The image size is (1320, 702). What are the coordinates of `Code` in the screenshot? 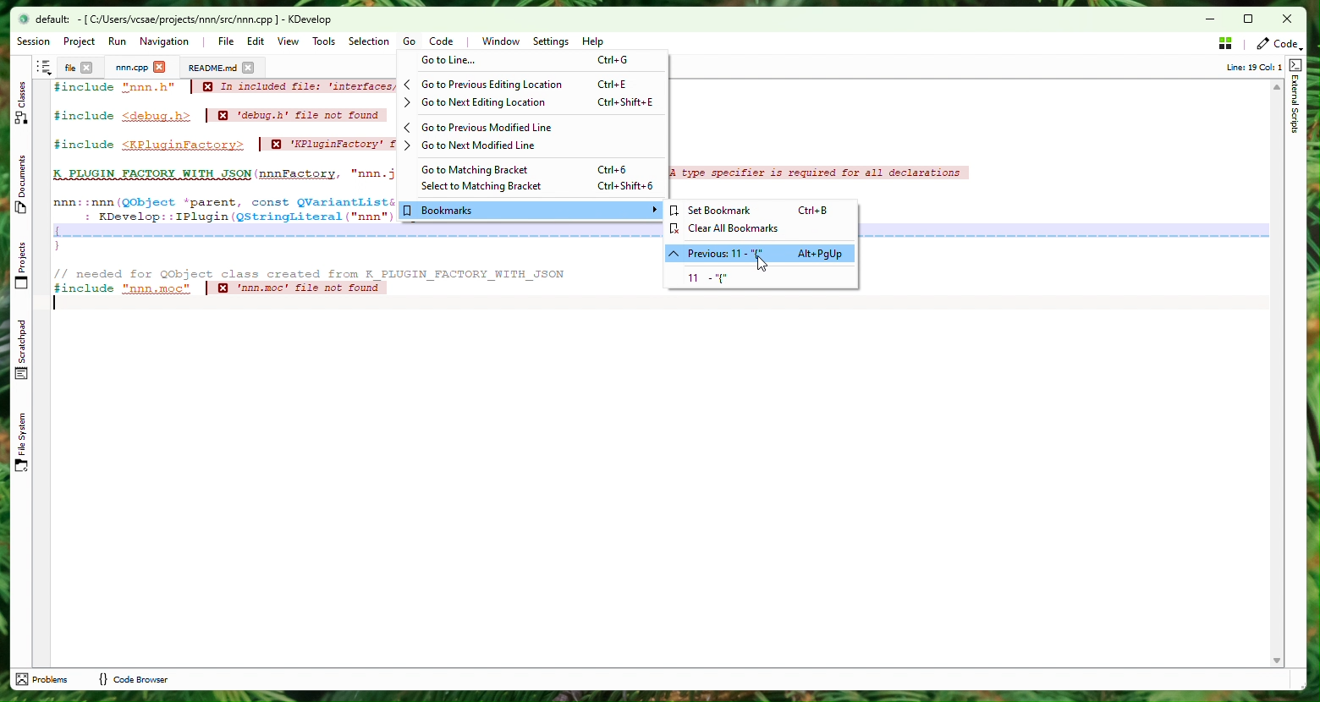 It's located at (446, 43).